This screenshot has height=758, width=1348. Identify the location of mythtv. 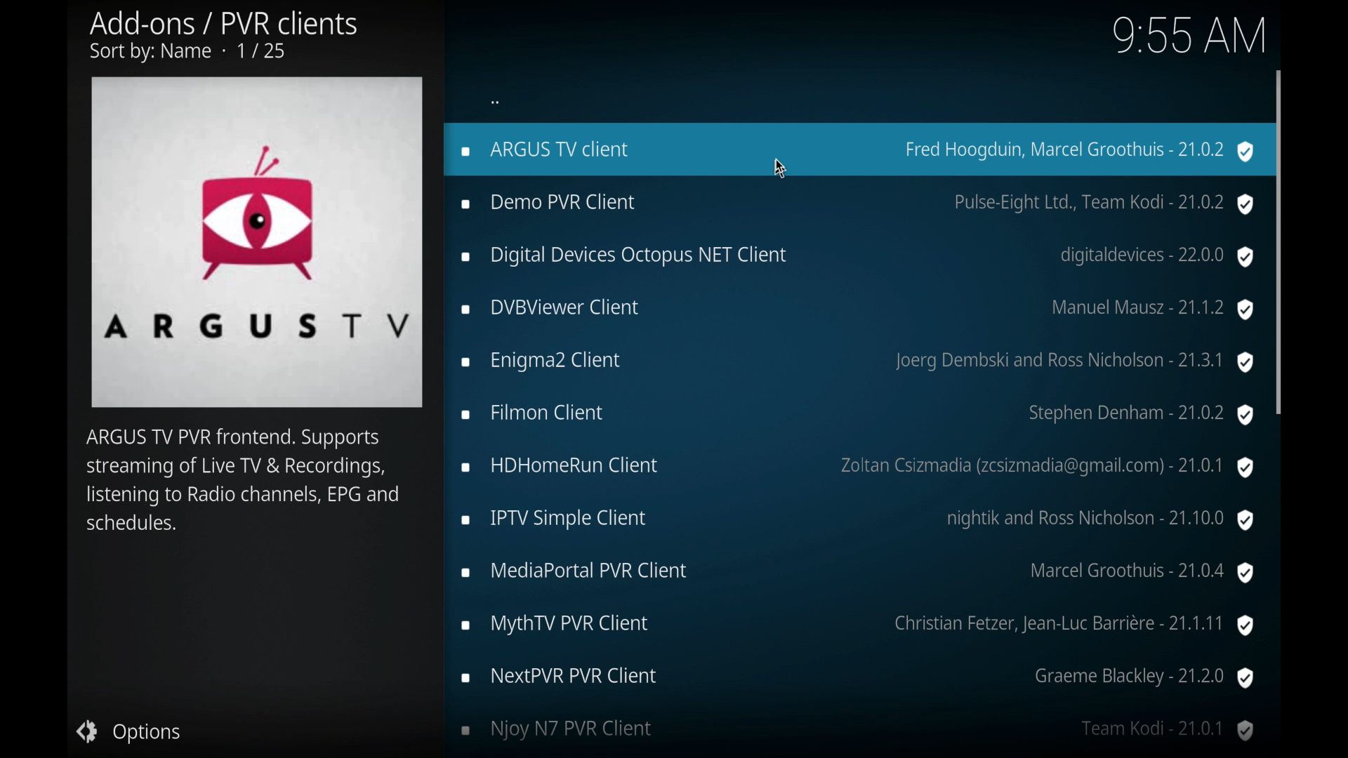
(858, 625).